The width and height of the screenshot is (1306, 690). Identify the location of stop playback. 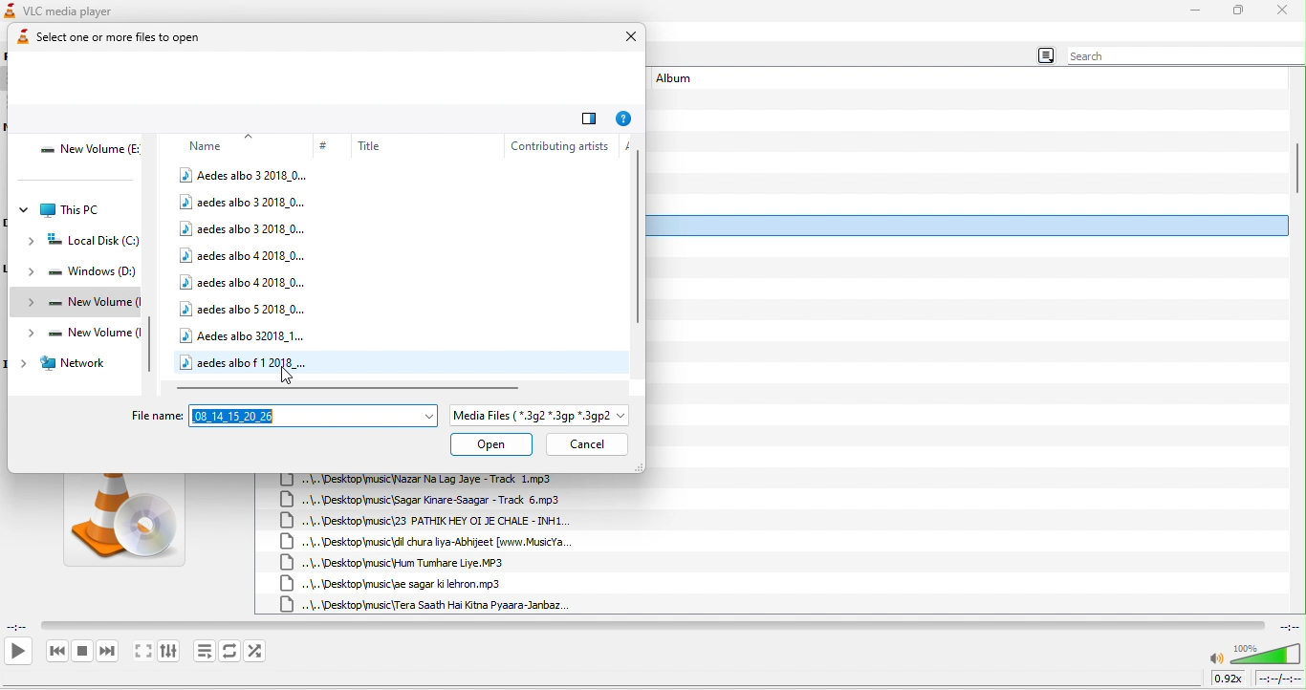
(83, 651).